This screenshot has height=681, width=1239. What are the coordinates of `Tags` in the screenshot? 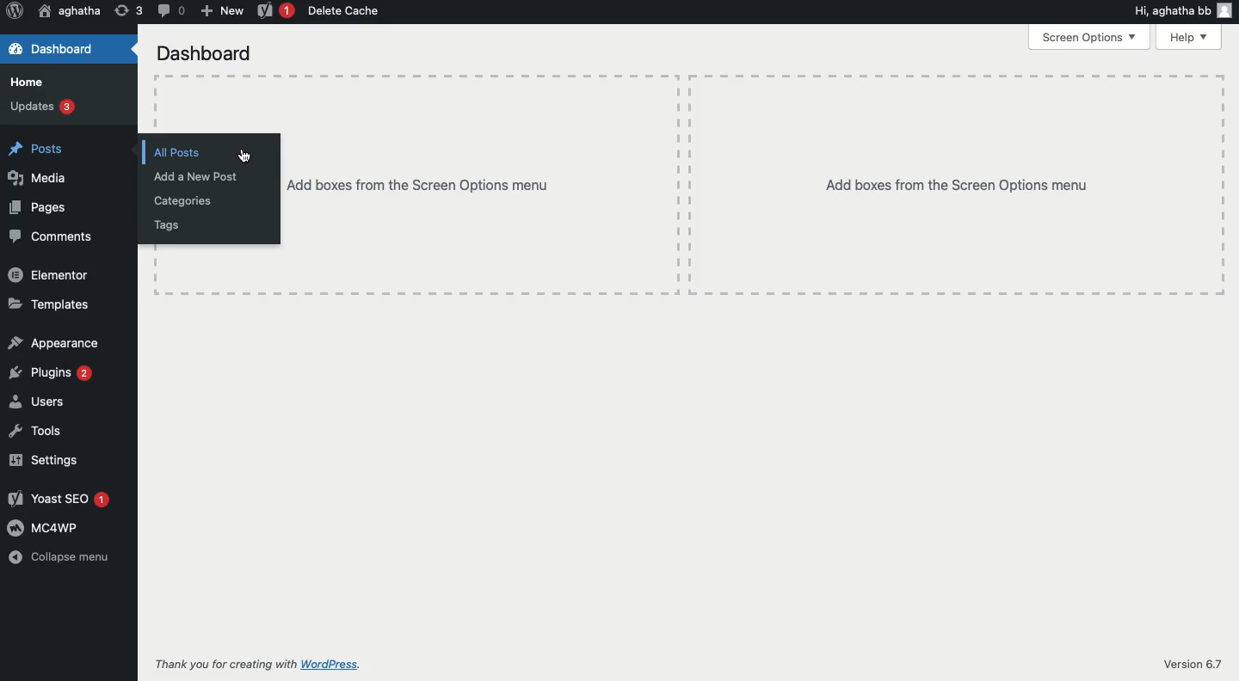 It's located at (167, 227).